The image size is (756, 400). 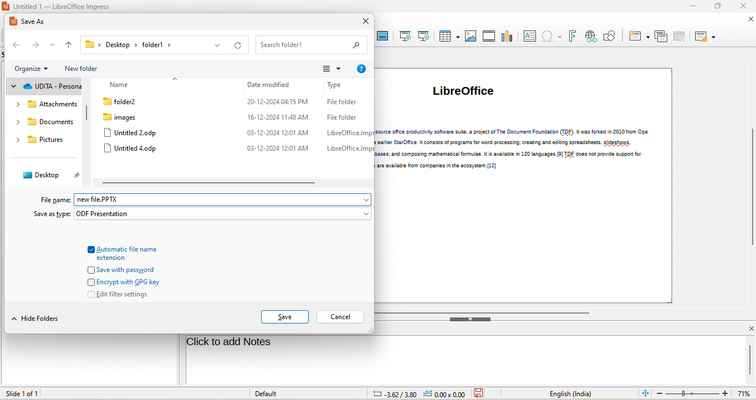 What do you see at coordinates (361, 68) in the screenshot?
I see `help` at bounding box center [361, 68].